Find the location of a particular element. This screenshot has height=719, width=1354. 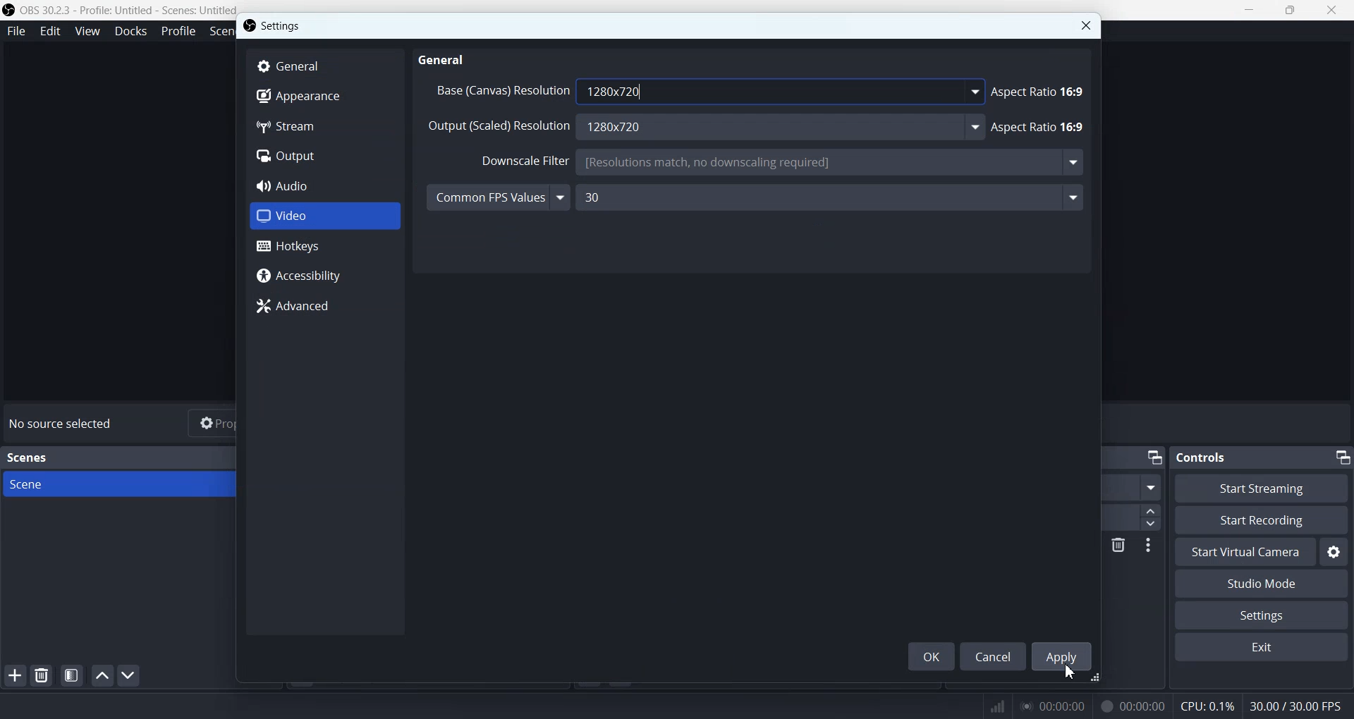

Common FPS Values 30 is located at coordinates (755, 199).